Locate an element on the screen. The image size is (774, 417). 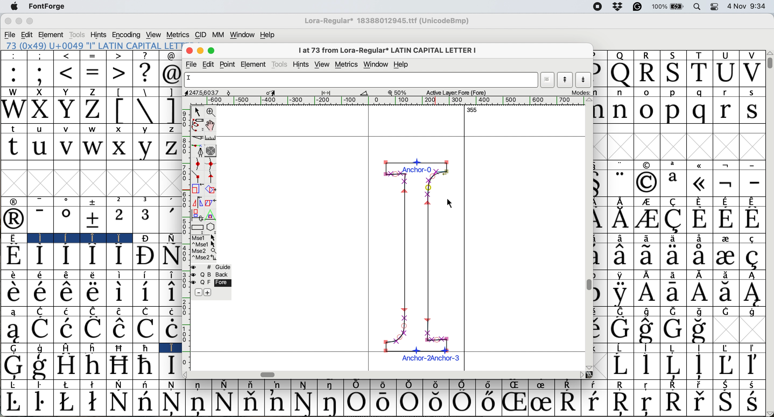
Q is located at coordinates (620, 55).